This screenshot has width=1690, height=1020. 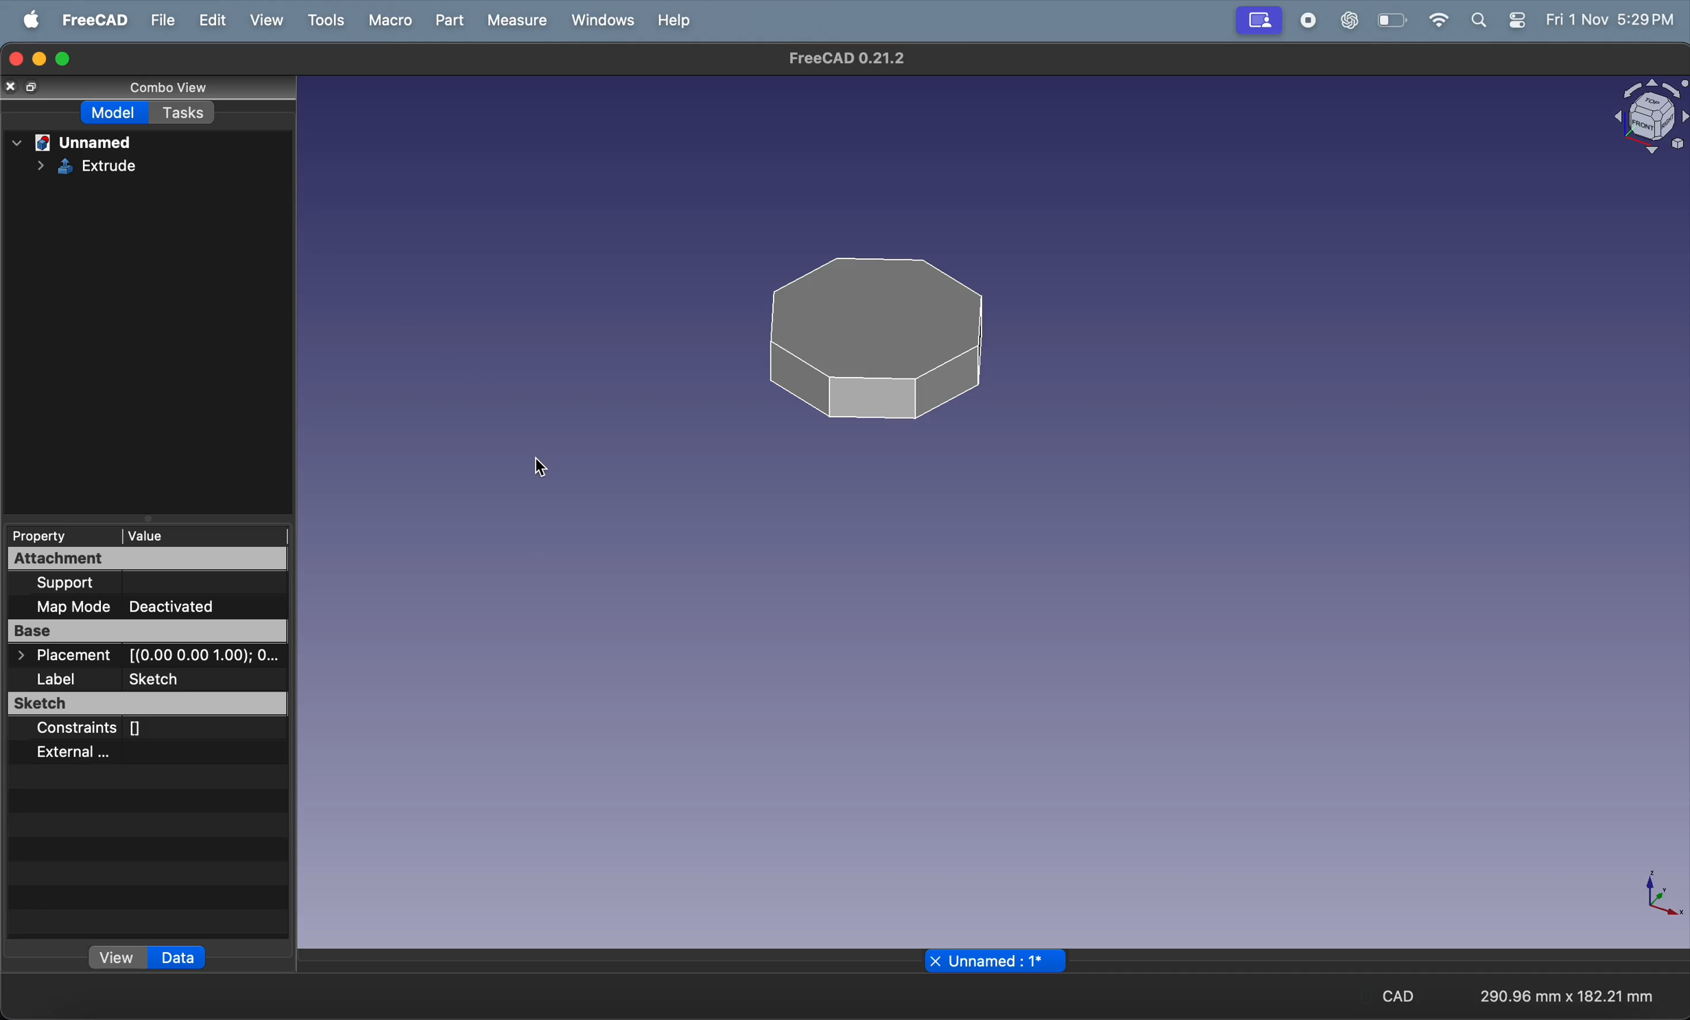 I want to click on wifi, so click(x=1431, y=23).